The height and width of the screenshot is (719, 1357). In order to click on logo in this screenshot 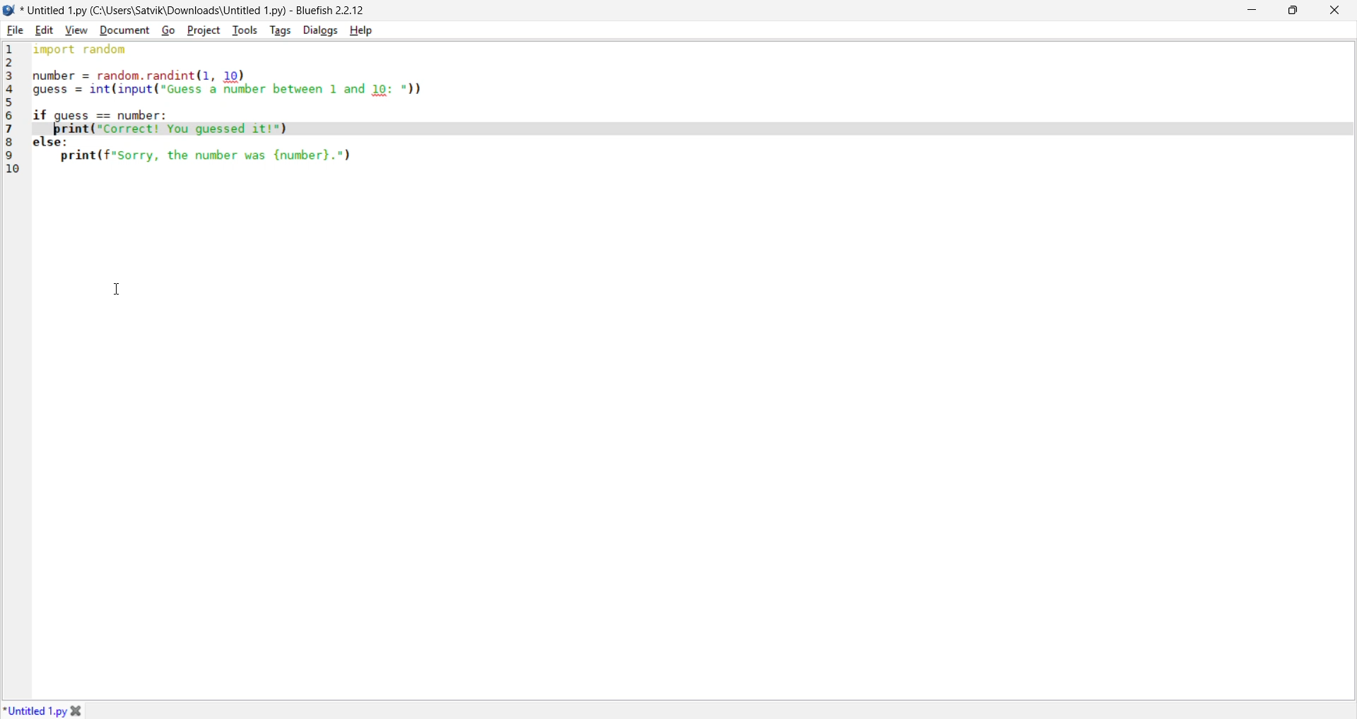, I will do `click(9, 11)`.